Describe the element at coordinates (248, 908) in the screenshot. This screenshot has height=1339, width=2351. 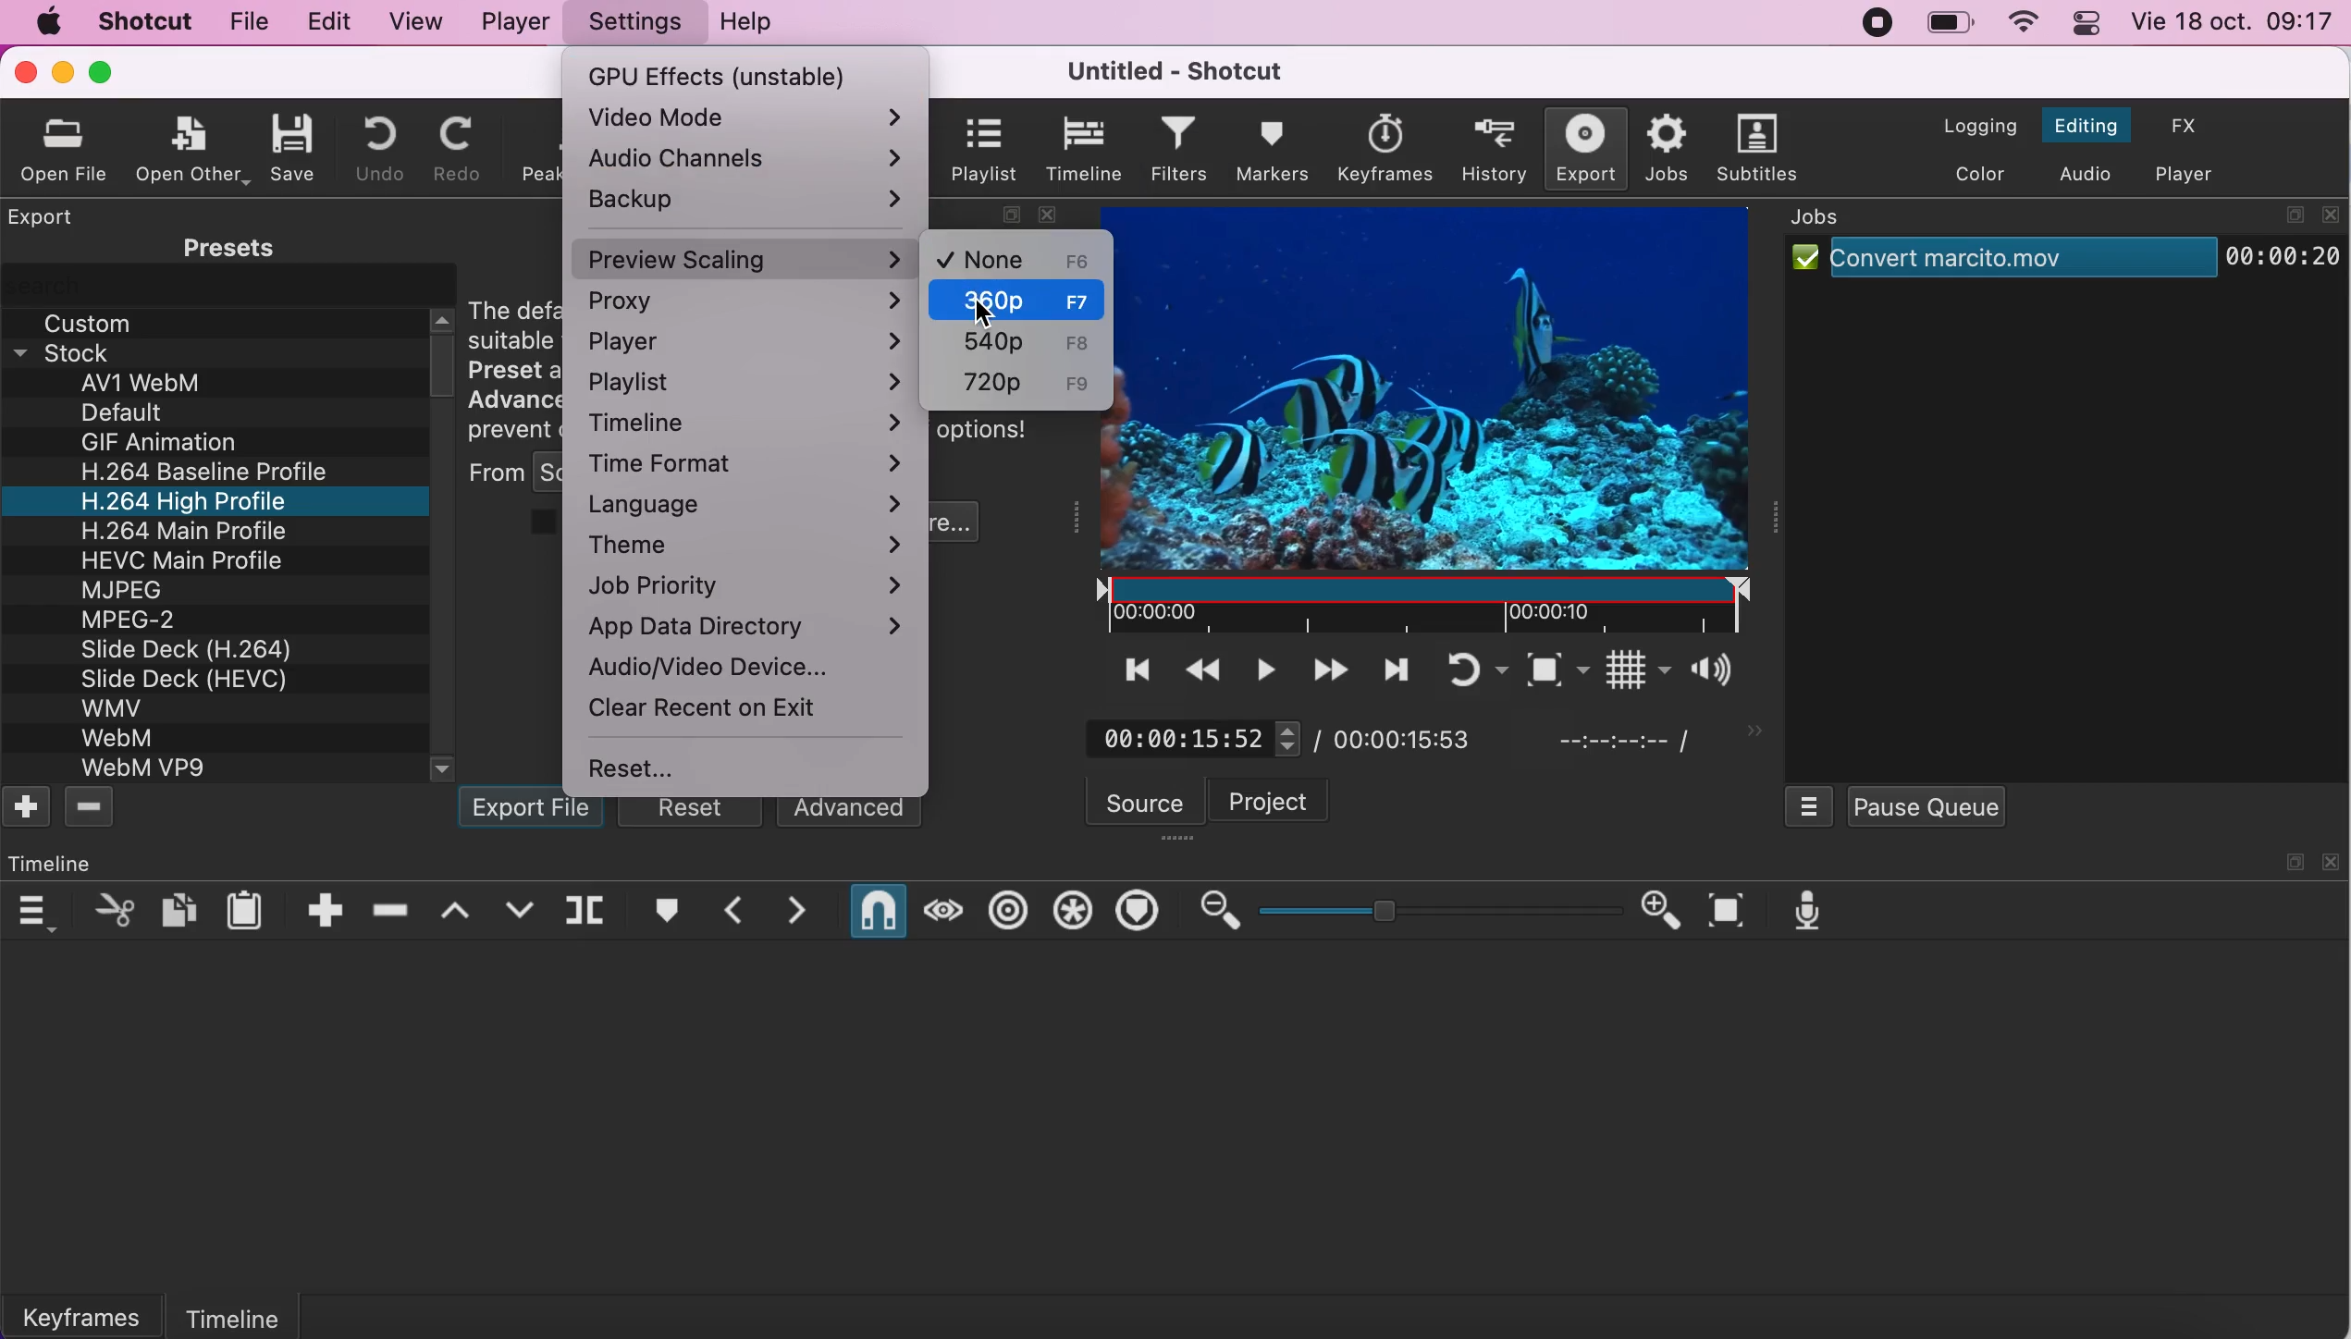
I see `paste` at that location.